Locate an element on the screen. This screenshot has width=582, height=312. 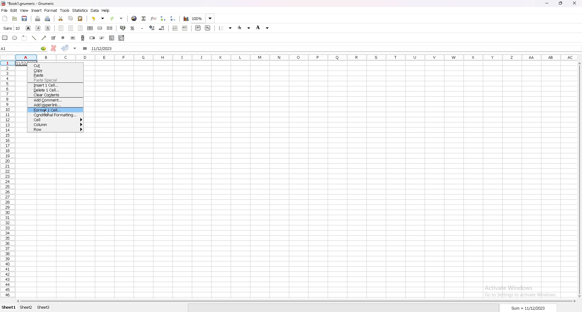
merge cells is located at coordinates (100, 28).